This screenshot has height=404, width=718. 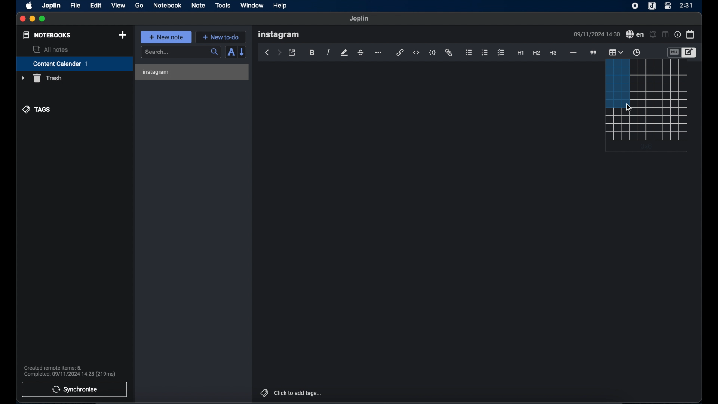 I want to click on tools, so click(x=223, y=5).